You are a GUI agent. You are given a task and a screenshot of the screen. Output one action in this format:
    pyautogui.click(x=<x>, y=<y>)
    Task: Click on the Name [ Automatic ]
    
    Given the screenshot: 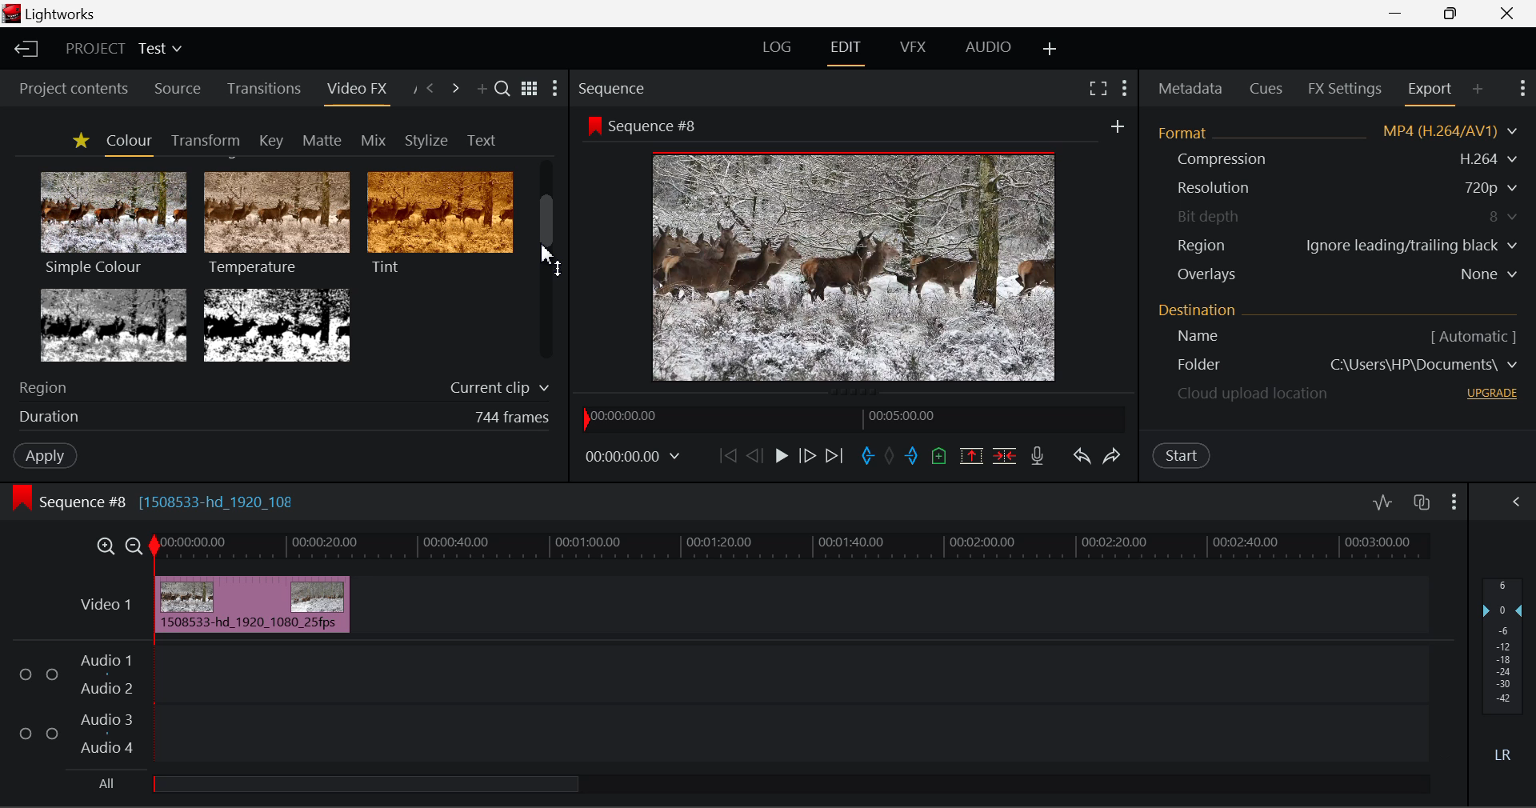 What is the action you would take?
    pyautogui.click(x=1192, y=336)
    